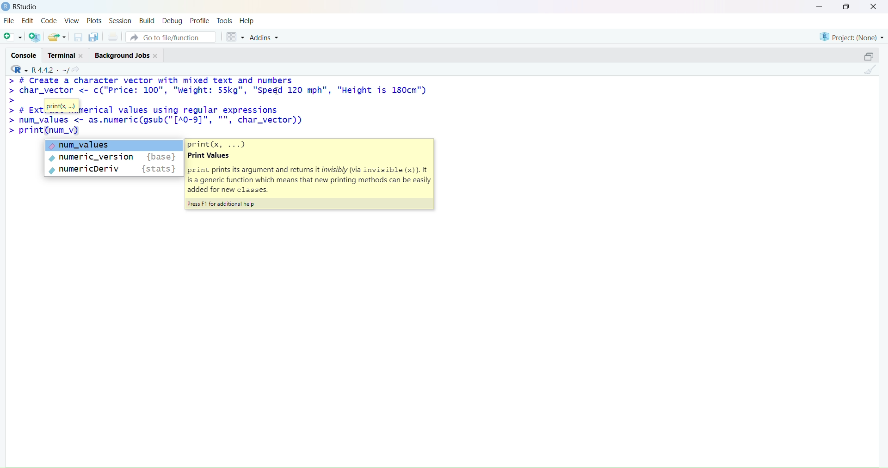 Image resolution: width=888 pixels, height=468 pixels. Describe the element at coordinates (57, 37) in the screenshot. I see `share as` at that location.